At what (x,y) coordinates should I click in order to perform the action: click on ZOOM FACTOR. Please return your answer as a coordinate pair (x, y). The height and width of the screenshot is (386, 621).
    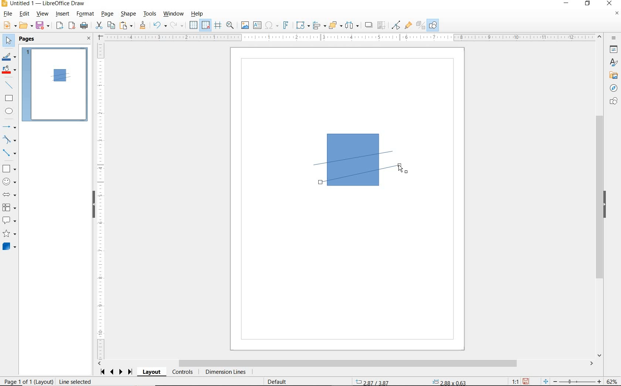
    Looking at the image, I should click on (611, 382).